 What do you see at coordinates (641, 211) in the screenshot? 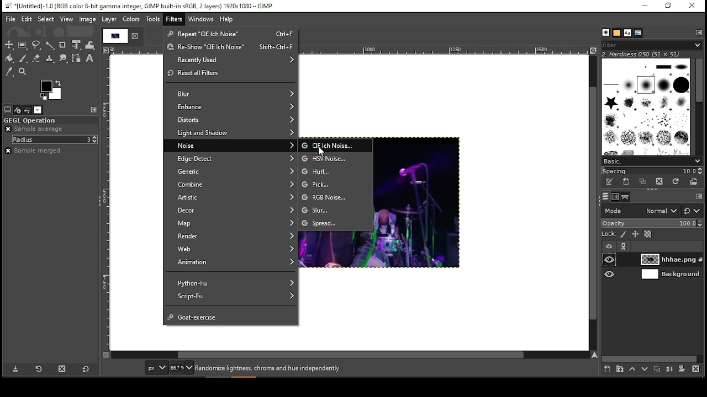
I see `mode` at bounding box center [641, 211].